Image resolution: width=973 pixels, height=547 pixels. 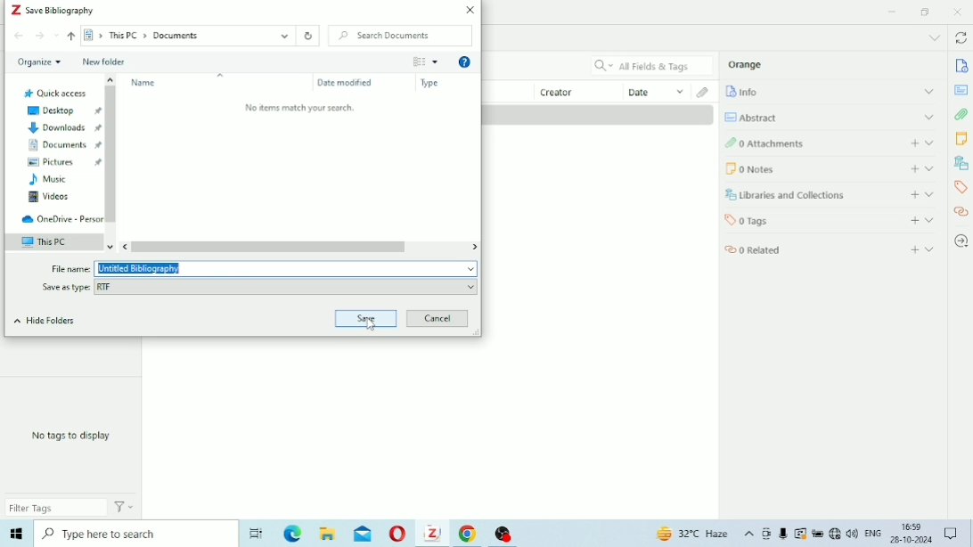 I want to click on Up to "This PC", so click(x=72, y=36).